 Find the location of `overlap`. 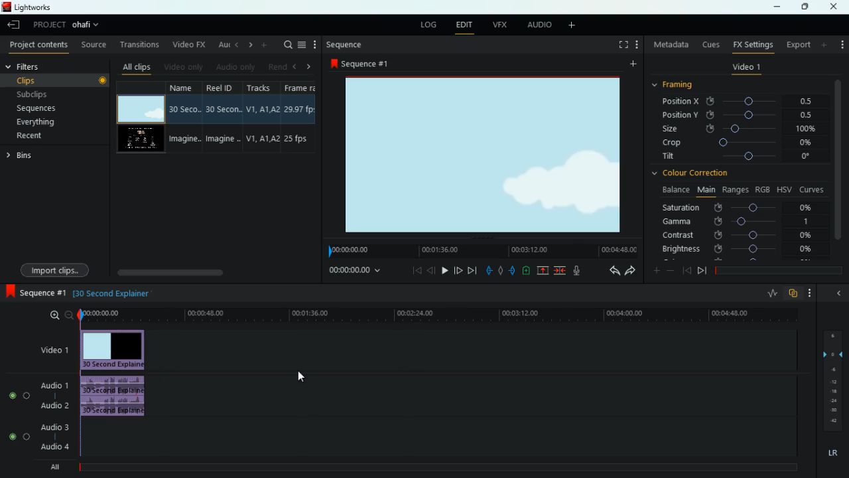

overlap is located at coordinates (793, 294).